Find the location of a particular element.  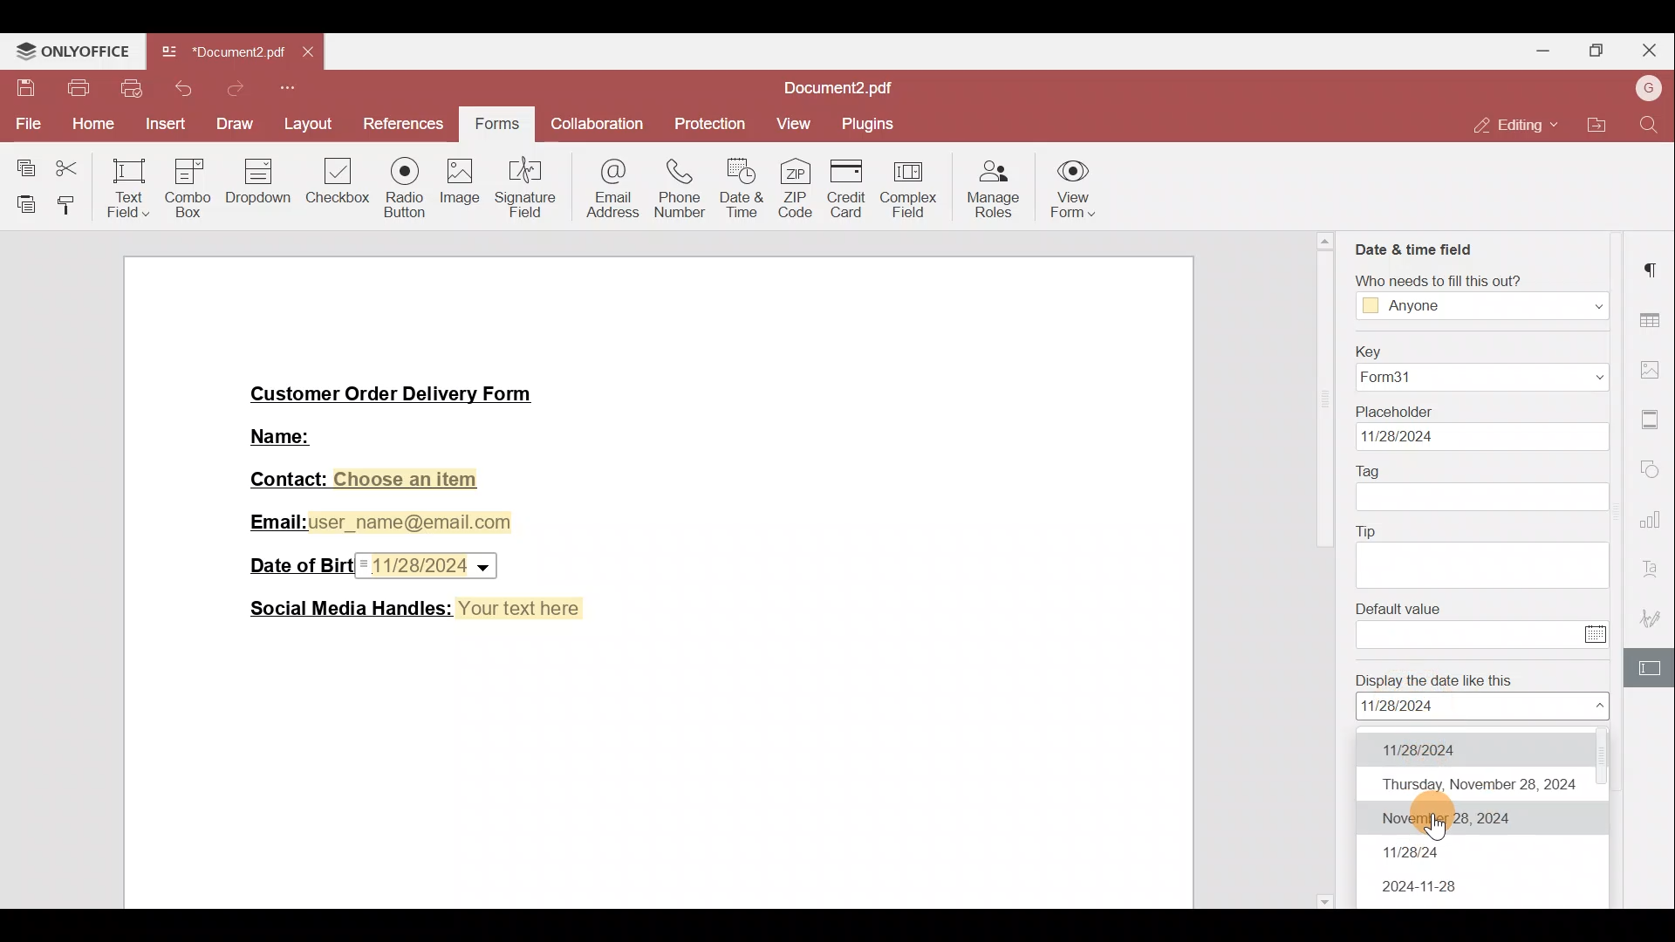

Quick print is located at coordinates (130, 87).